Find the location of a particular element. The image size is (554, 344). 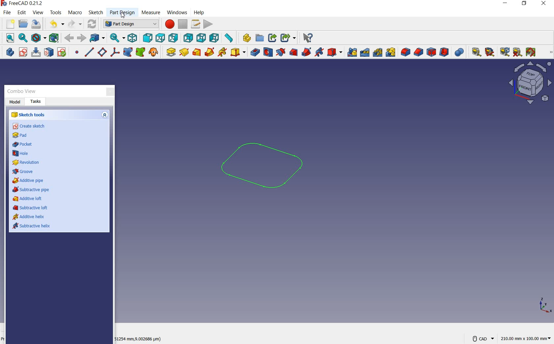

create body is located at coordinates (8, 53).